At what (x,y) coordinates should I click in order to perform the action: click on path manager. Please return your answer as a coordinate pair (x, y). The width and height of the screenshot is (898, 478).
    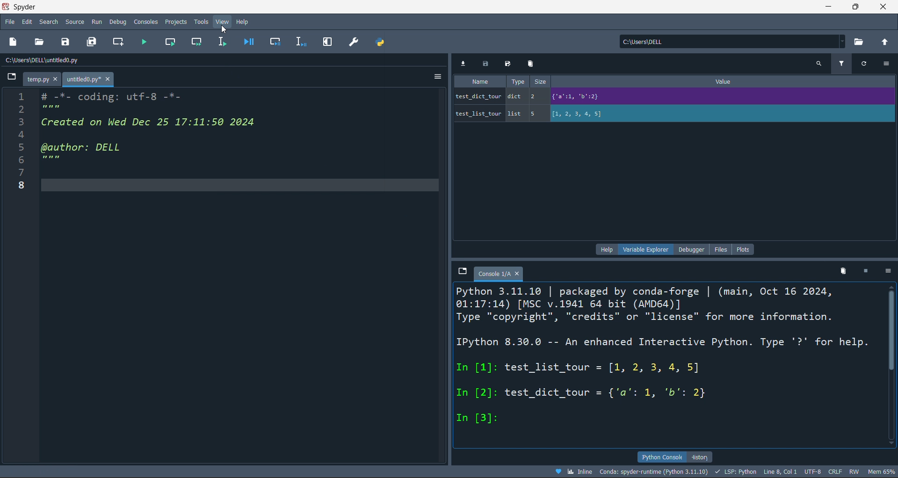
    Looking at the image, I should click on (380, 43).